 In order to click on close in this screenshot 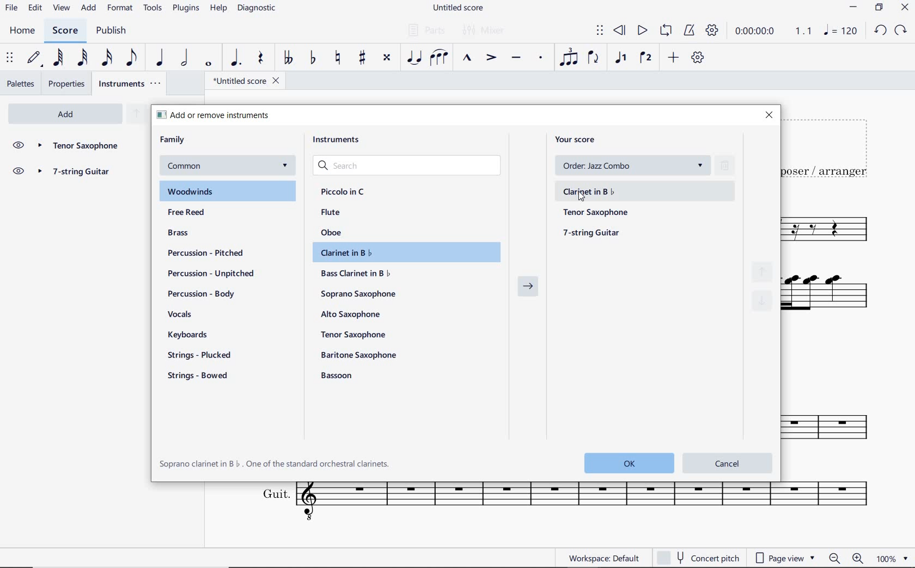, I will do `click(768, 116)`.